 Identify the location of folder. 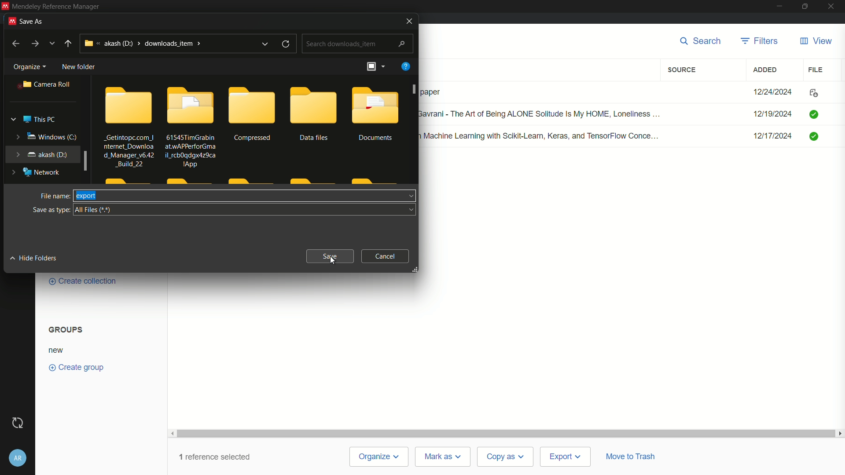
(375, 105).